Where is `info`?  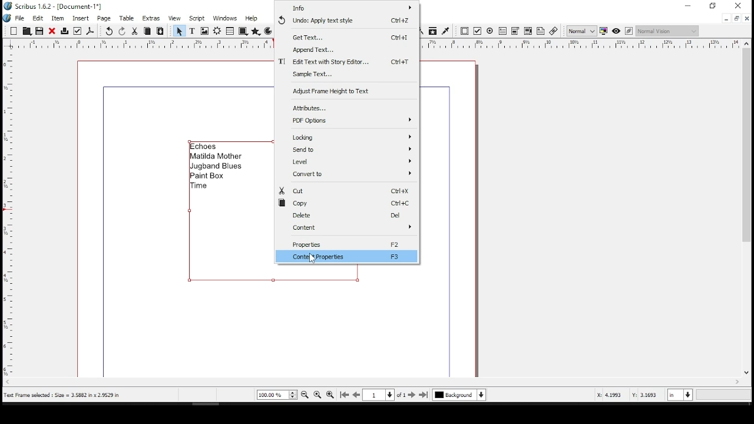
info is located at coordinates (348, 8).